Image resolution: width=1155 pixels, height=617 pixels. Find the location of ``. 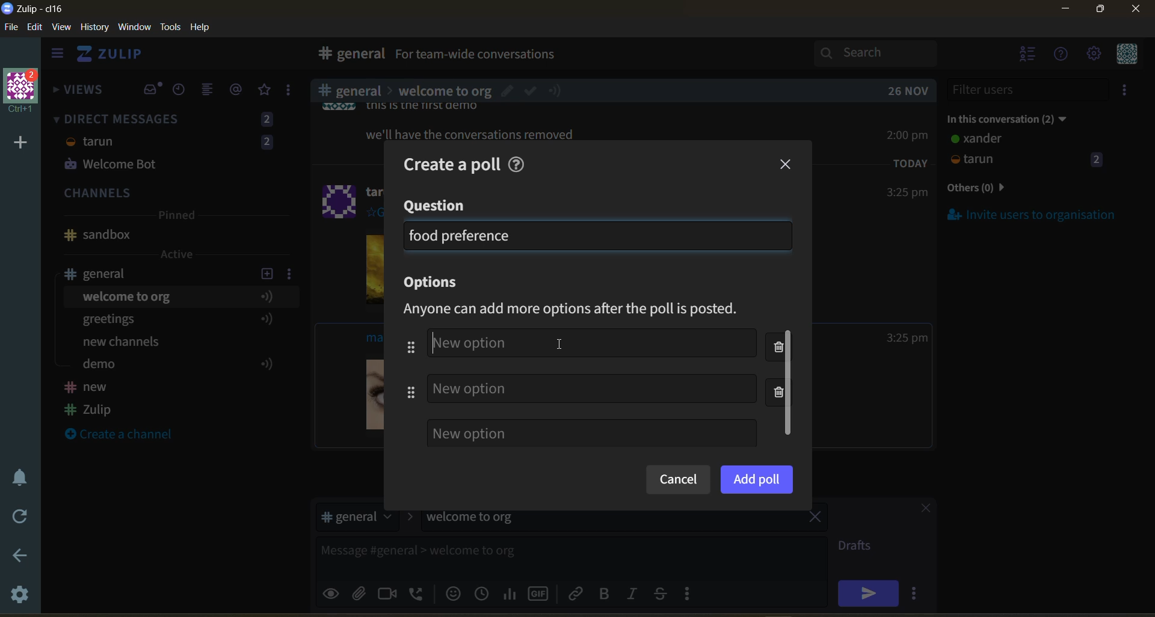

 is located at coordinates (445, 90).